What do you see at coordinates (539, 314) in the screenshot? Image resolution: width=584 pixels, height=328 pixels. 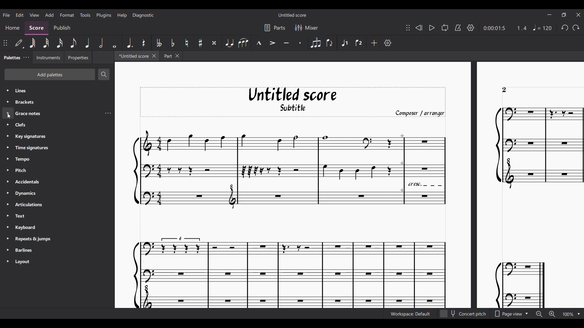 I see `Zoom out` at bounding box center [539, 314].